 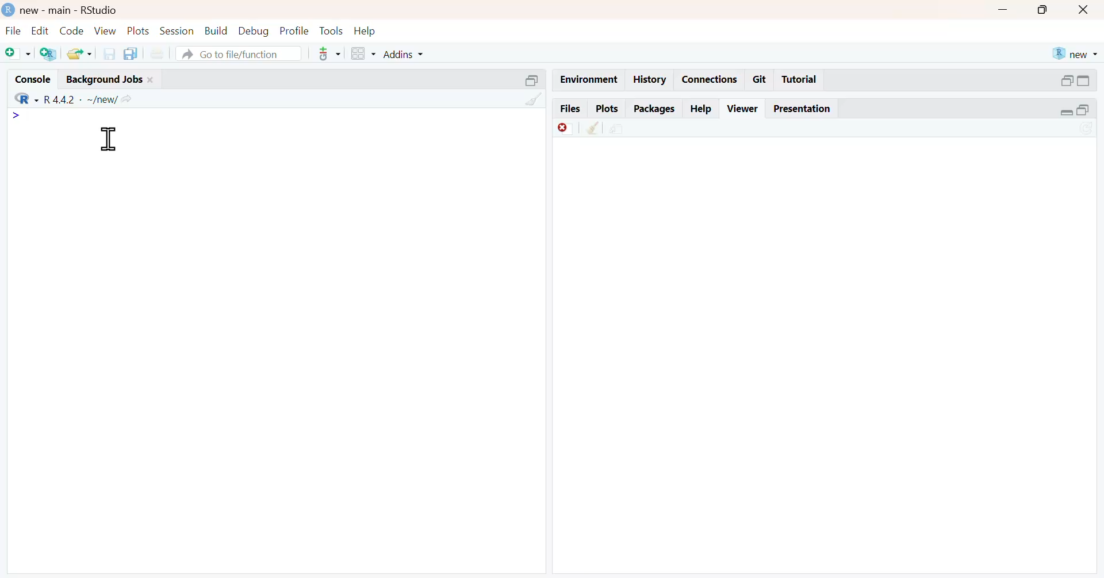 What do you see at coordinates (331, 30) in the screenshot?
I see `tools` at bounding box center [331, 30].